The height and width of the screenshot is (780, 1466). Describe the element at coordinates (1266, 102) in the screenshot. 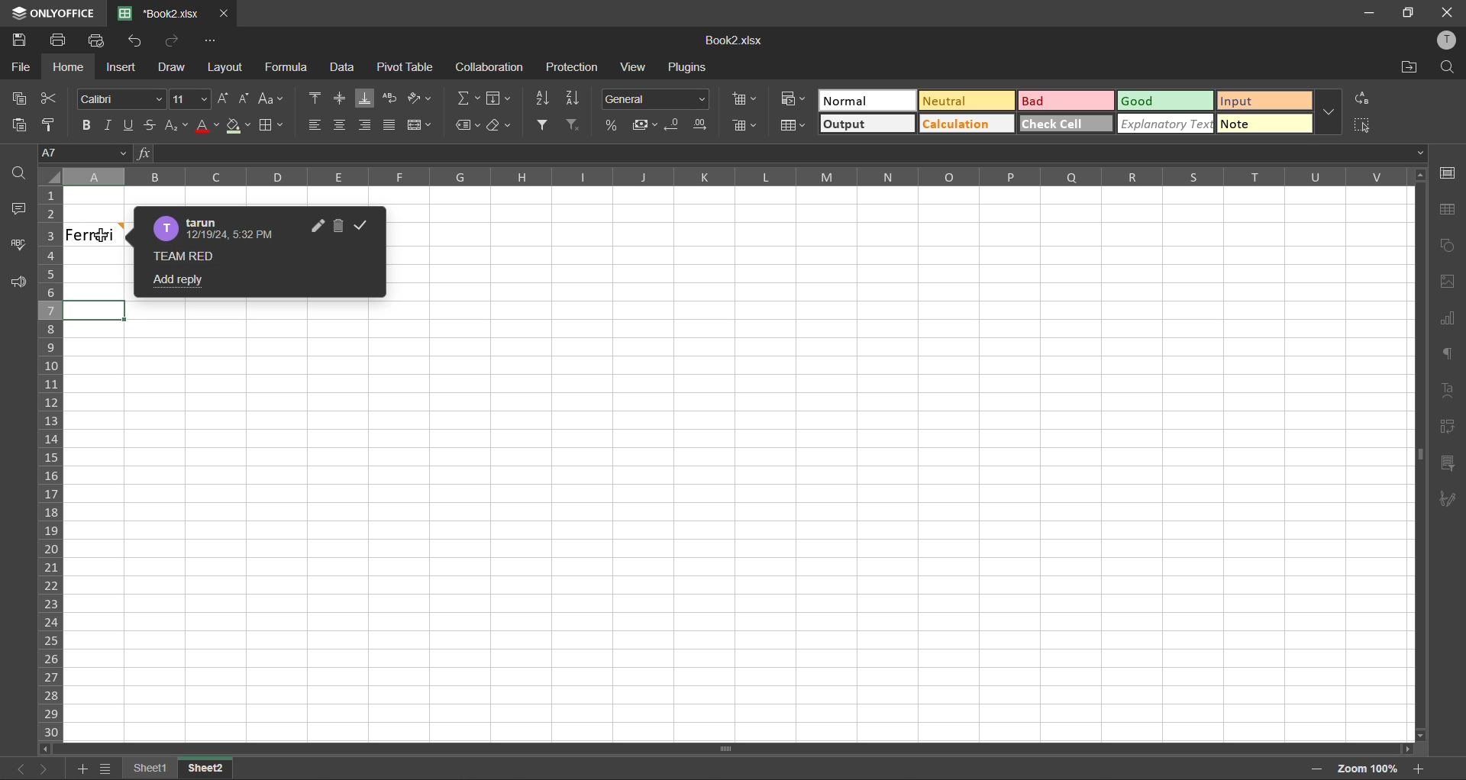

I see `input` at that location.